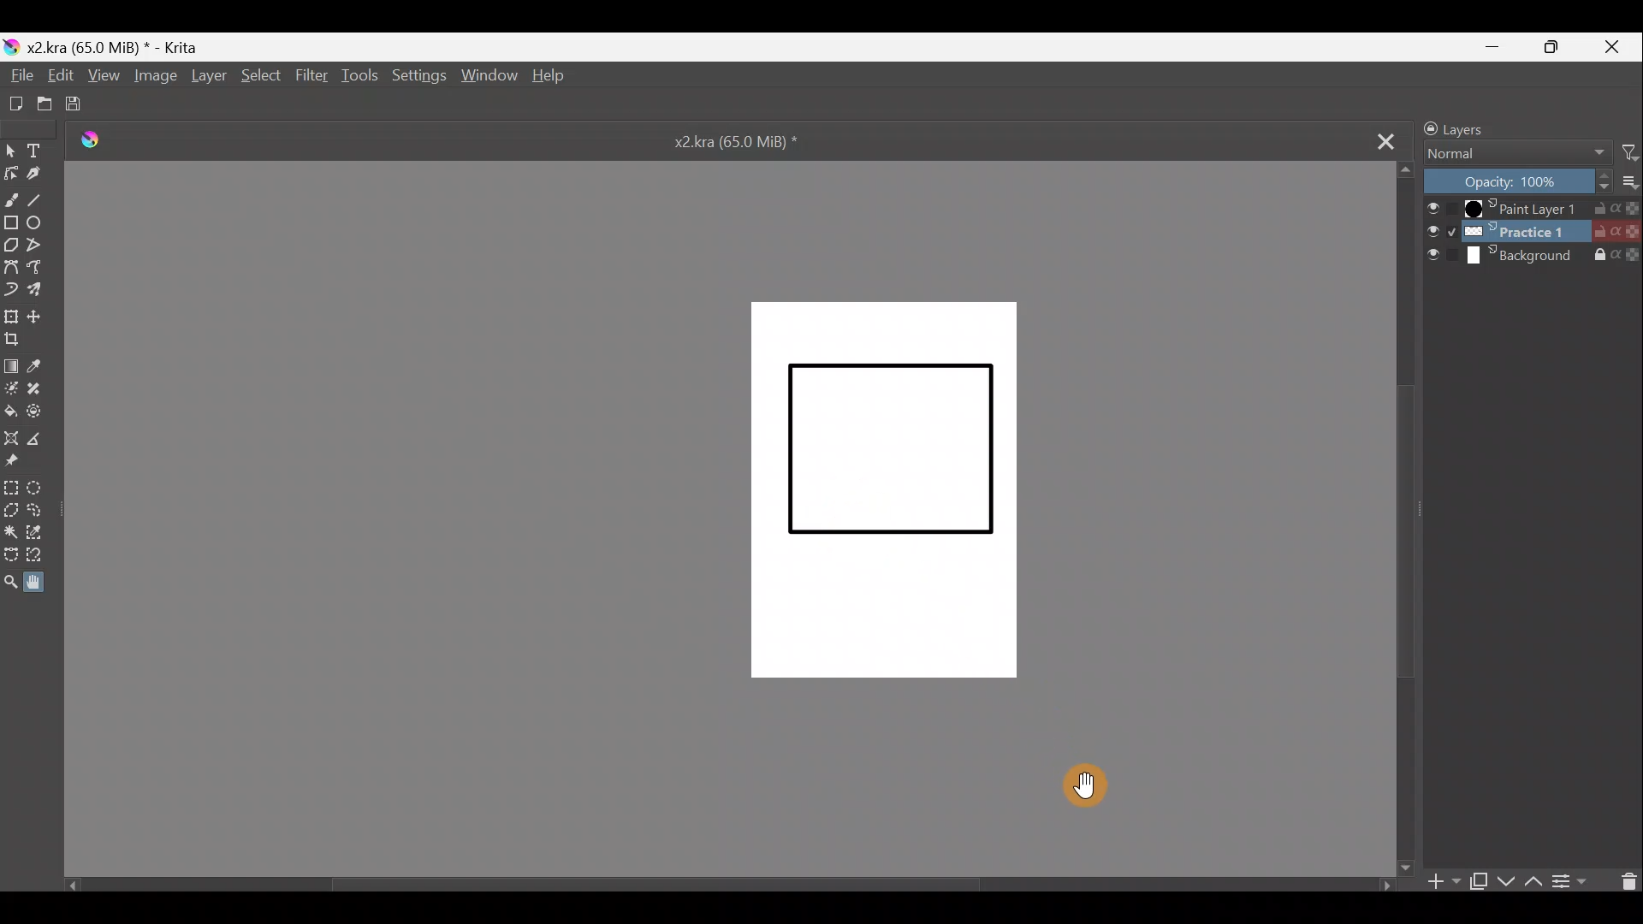 This screenshot has height=924, width=1643. Describe the element at coordinates (10, 173) in the screenshot. I see `Edit shapes tool` at that location.